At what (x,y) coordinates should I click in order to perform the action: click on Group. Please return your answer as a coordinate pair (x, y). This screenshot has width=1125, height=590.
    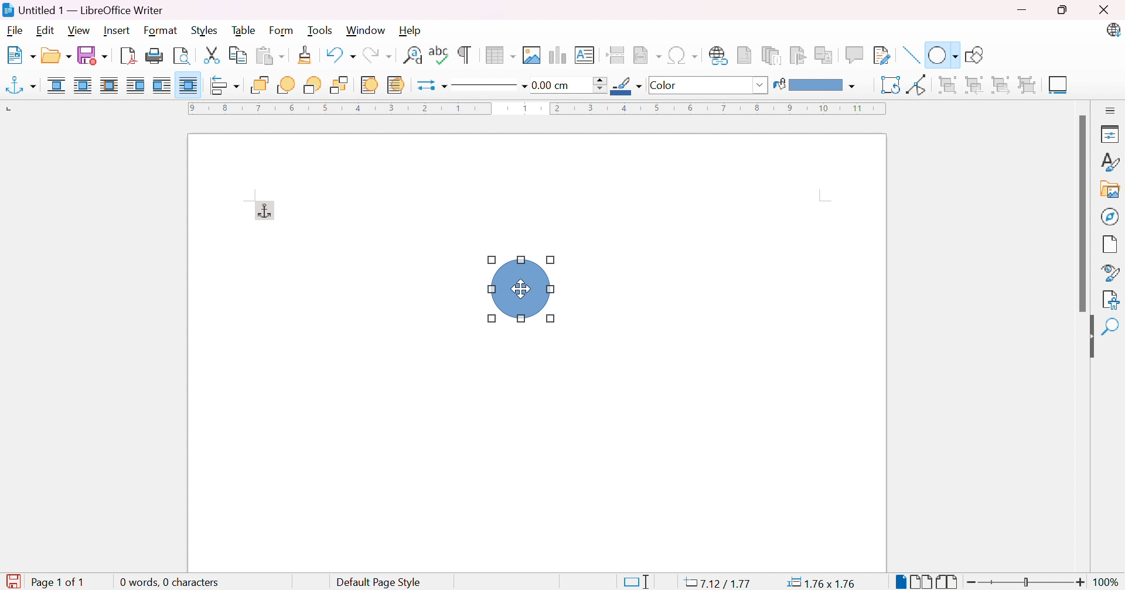
    Looking at the image, I should click on (946, 84).